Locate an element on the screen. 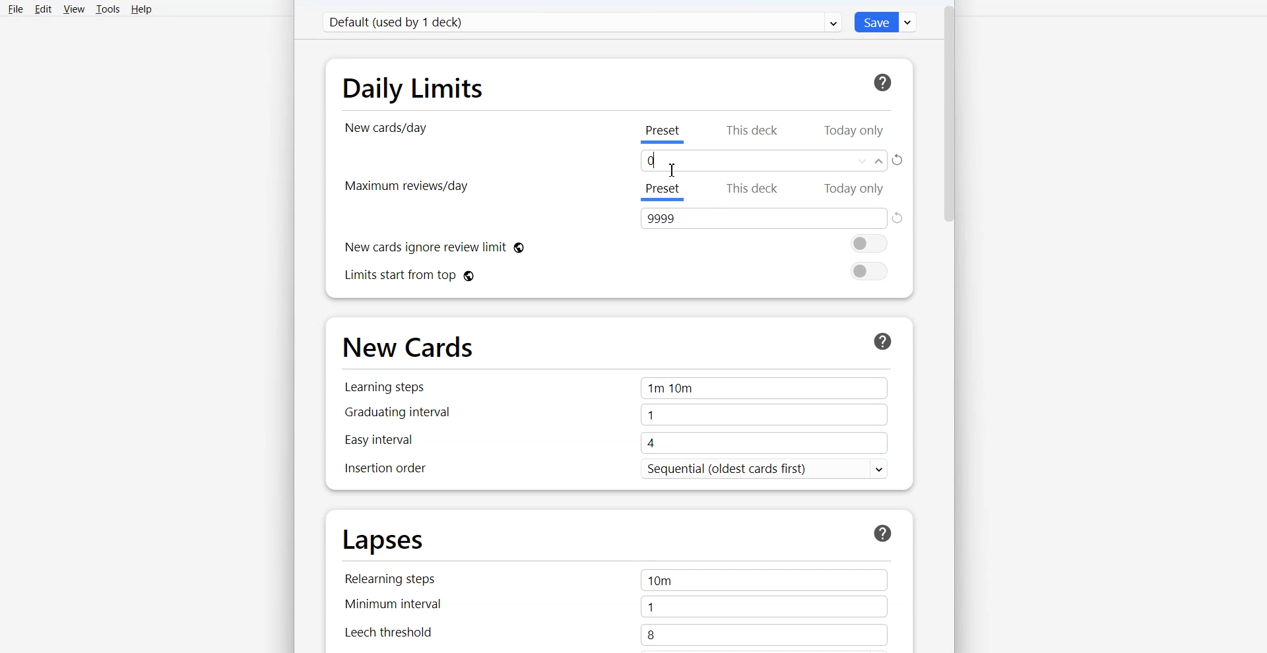  Leech threshold is located at coordinates (408, 636).